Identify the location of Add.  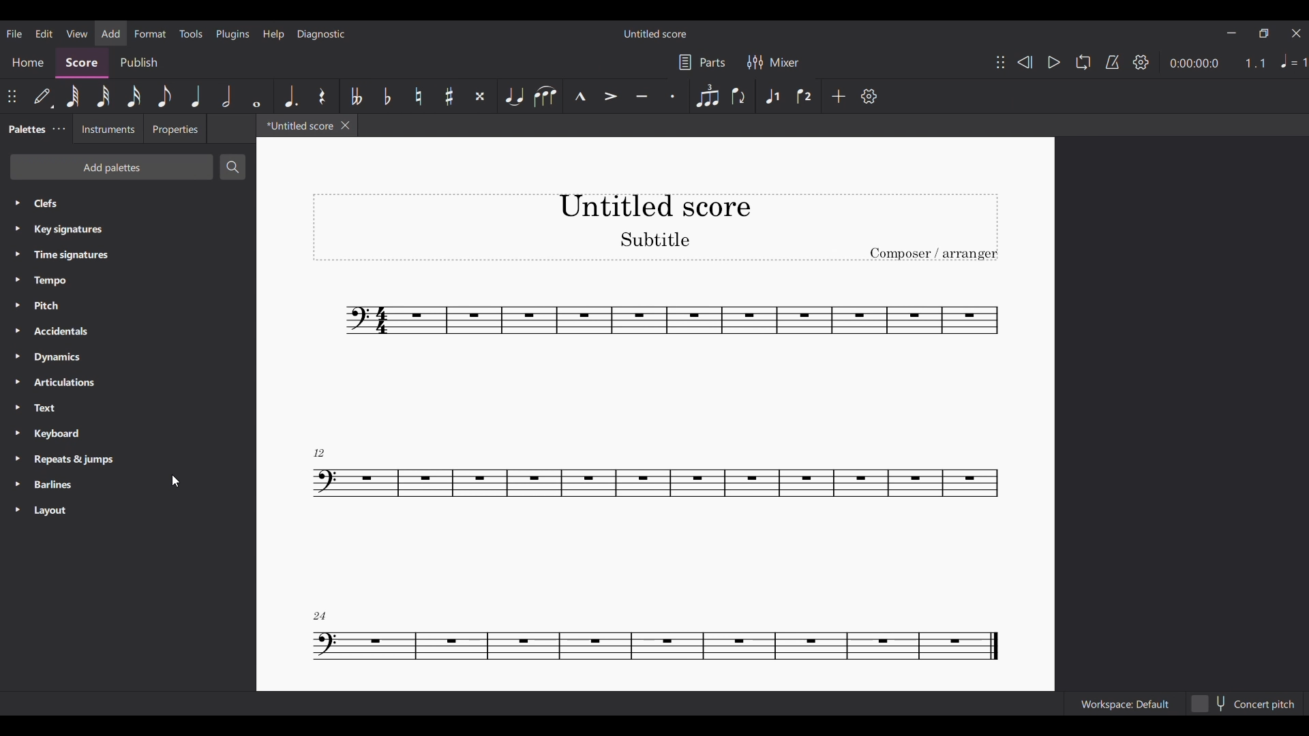
(110, 33).